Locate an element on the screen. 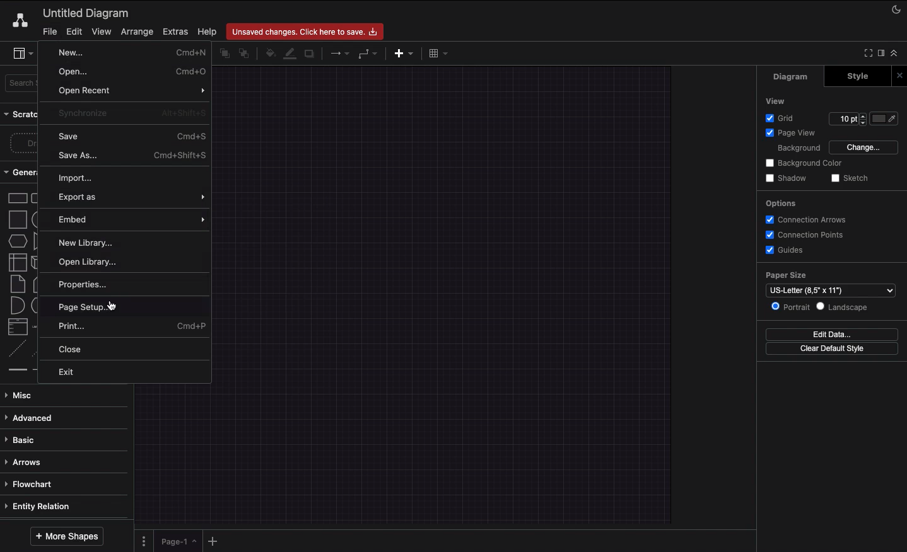 Image resolution: width=907 pixels, height=552 pixels. Insert is located at coordinates (401, 52).